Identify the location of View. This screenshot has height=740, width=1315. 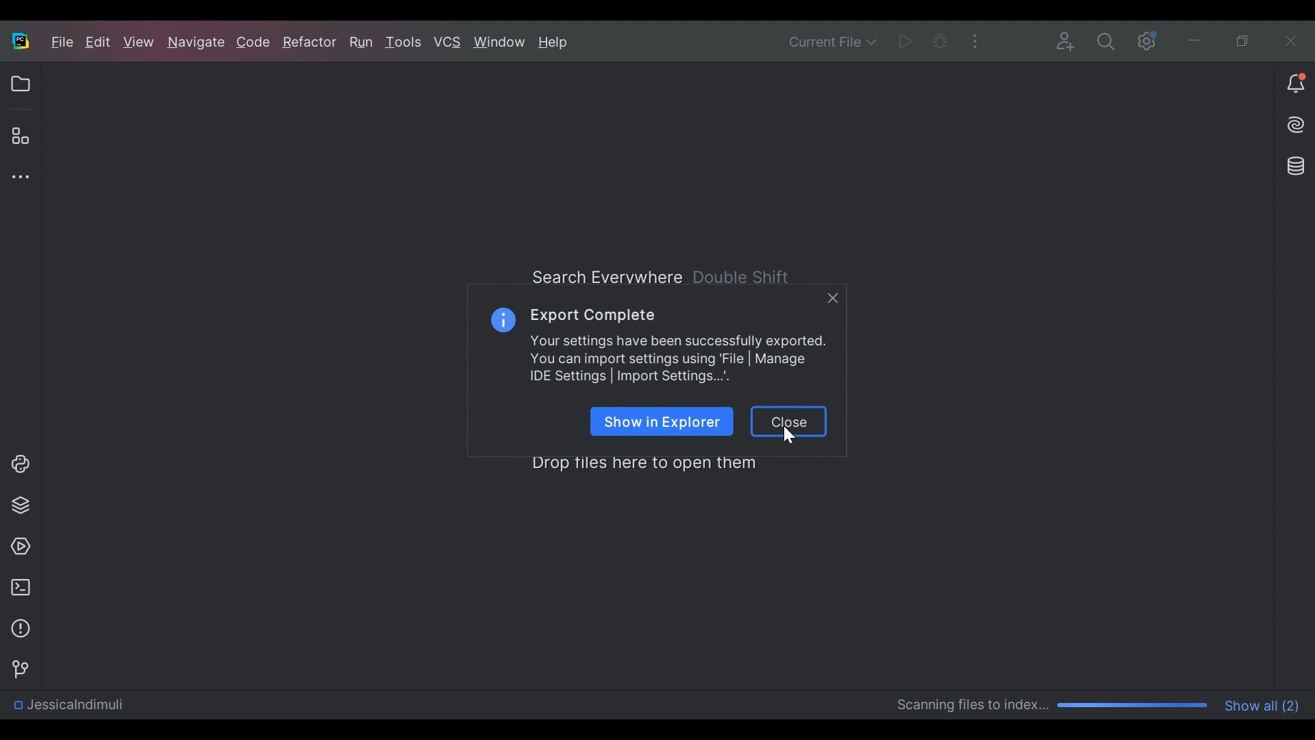
(140, 42).